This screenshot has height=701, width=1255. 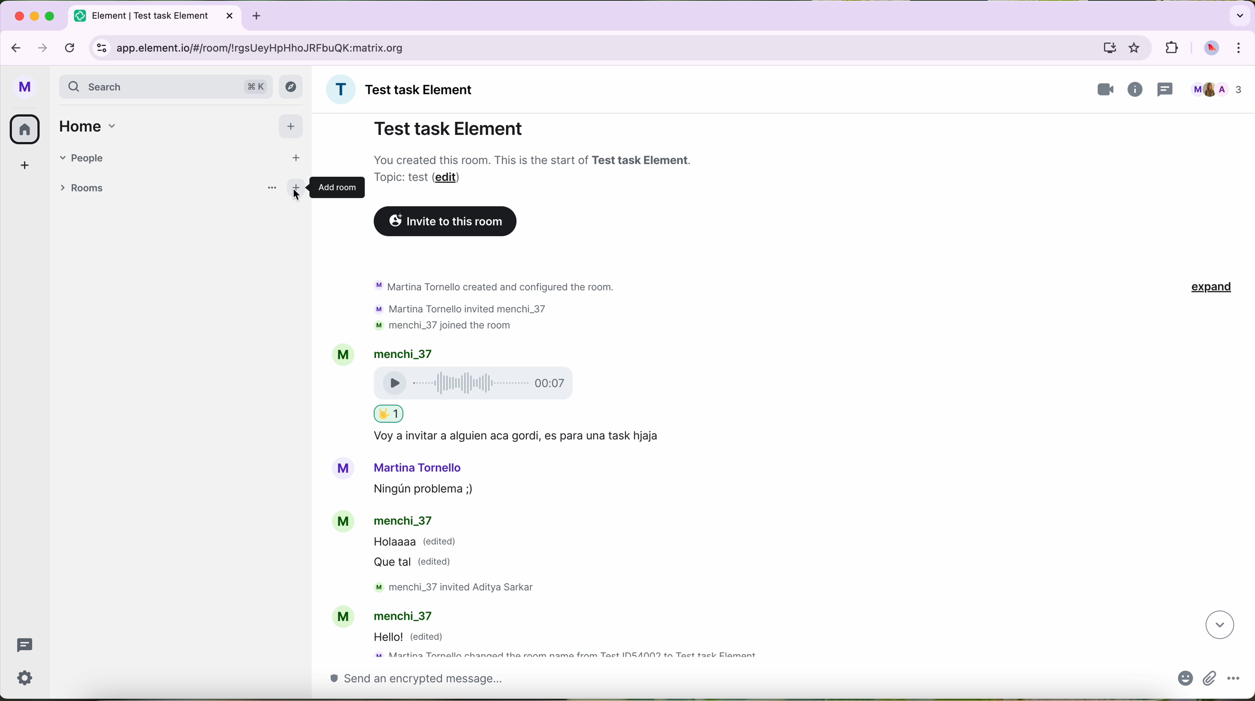 What do you see at coordinates (390, 614) in the screenshot?
I see `account` at bounding box center [390, 614].